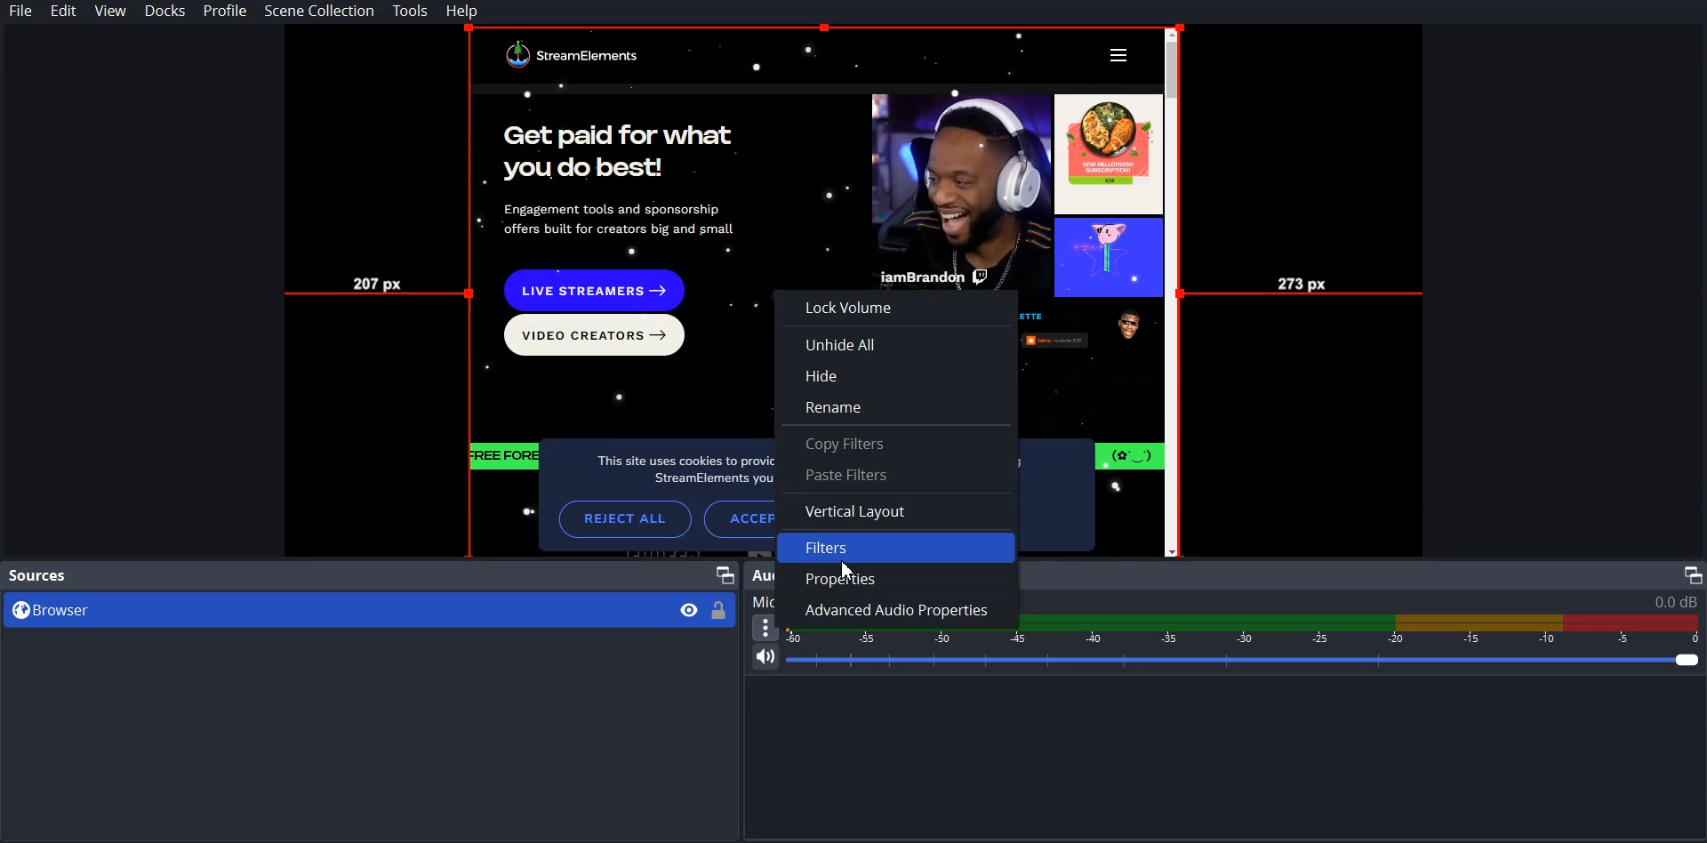 This screenshot has height=843, width=1707. I want to click on 0.0 db, so click(1675, 602).